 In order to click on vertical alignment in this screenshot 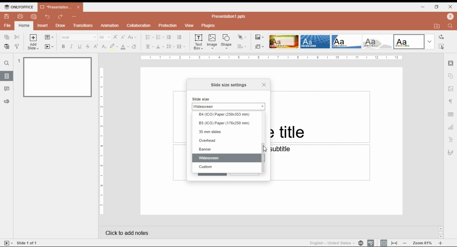, I will do `click(160, 47)`.